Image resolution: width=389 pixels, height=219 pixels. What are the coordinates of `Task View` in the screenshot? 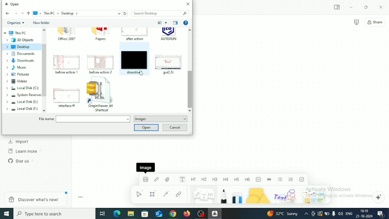 It's located at (102, 214).